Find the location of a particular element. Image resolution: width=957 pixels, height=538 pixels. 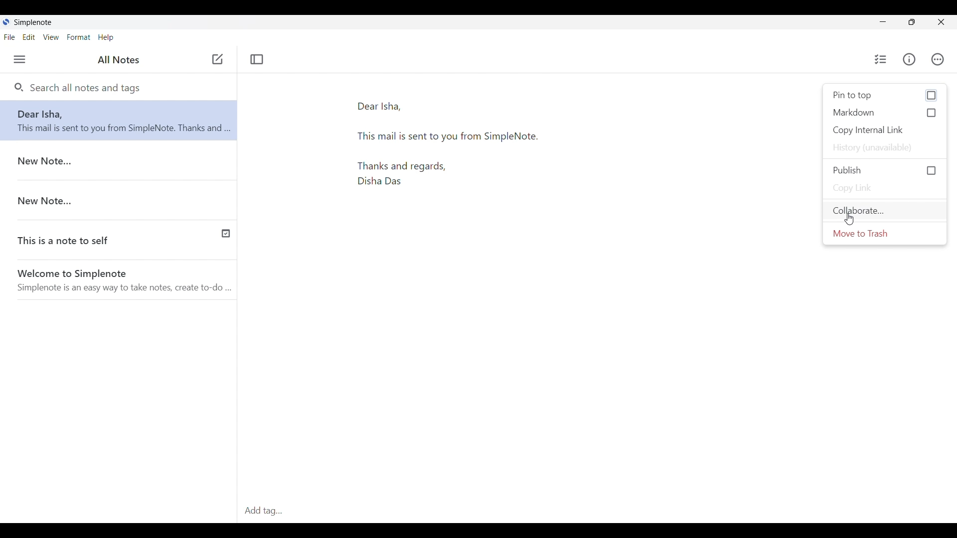

Move to trash is located at coordinates (885, 233).